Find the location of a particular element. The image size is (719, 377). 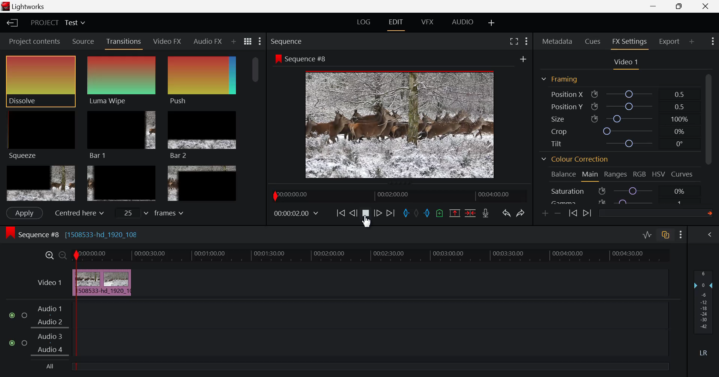

Balance is located at coordinates (564, 175).